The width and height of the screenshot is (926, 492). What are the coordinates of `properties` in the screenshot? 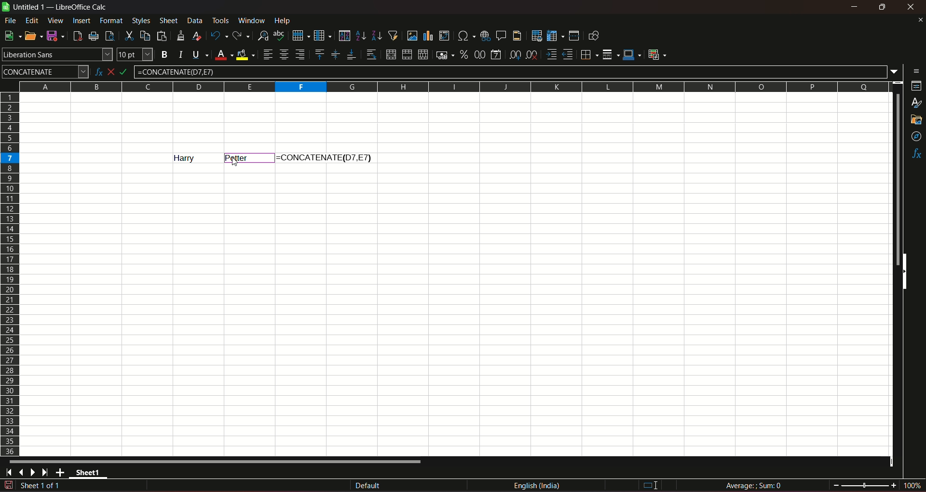 It's located at (916, 87).